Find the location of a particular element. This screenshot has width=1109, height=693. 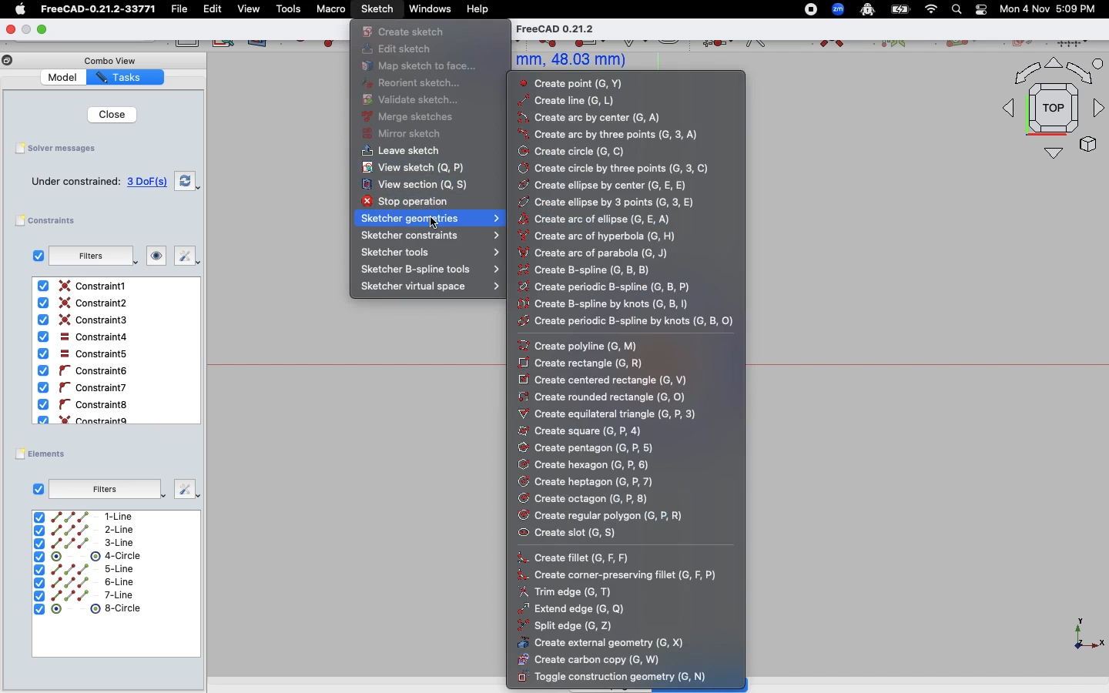

Constraints is located at coordinates (52, 221).